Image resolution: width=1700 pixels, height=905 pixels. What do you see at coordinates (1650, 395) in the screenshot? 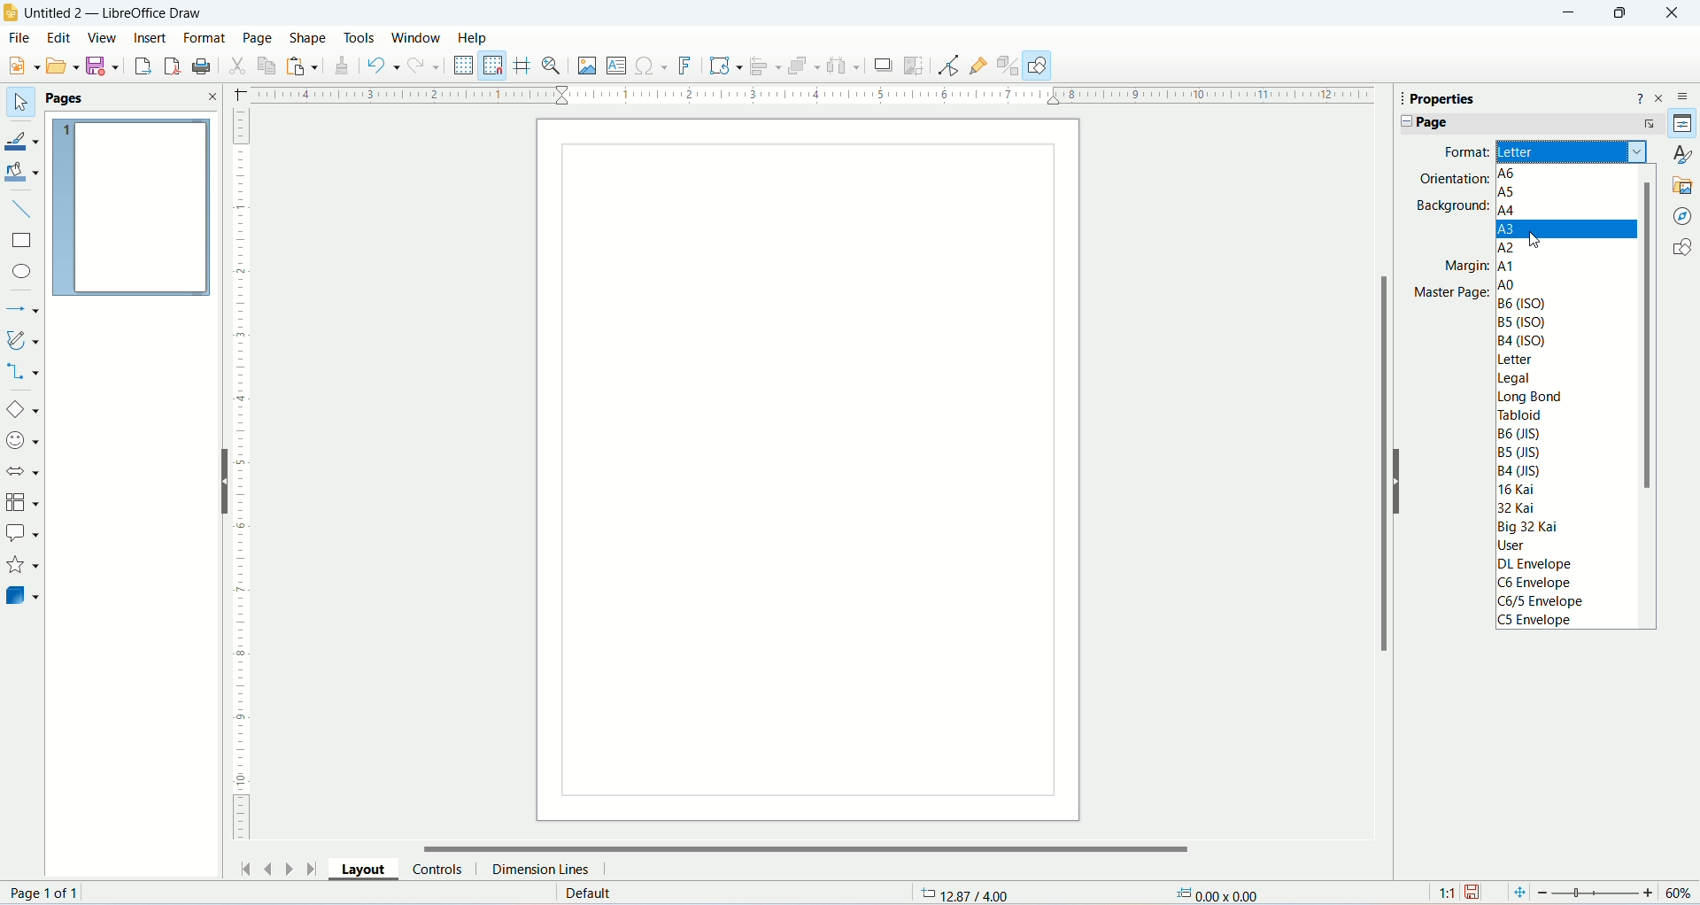
I see `vertical scroll bar` at bounding box center [1650, 395].